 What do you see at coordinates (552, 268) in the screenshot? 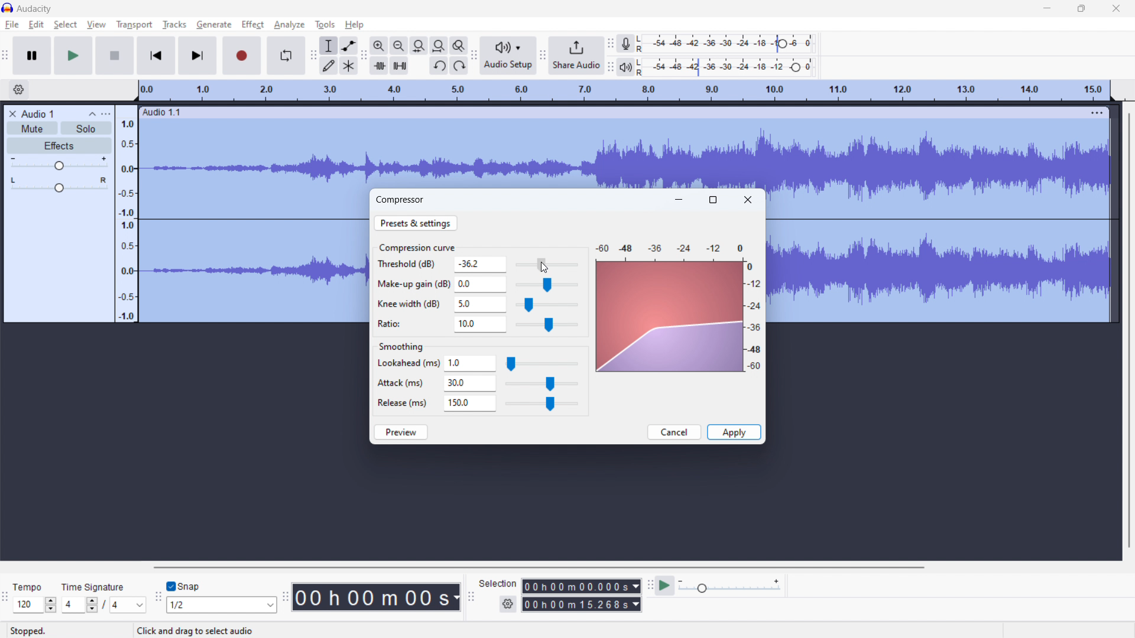
I see `cursor` at bounding box center [552, 268].